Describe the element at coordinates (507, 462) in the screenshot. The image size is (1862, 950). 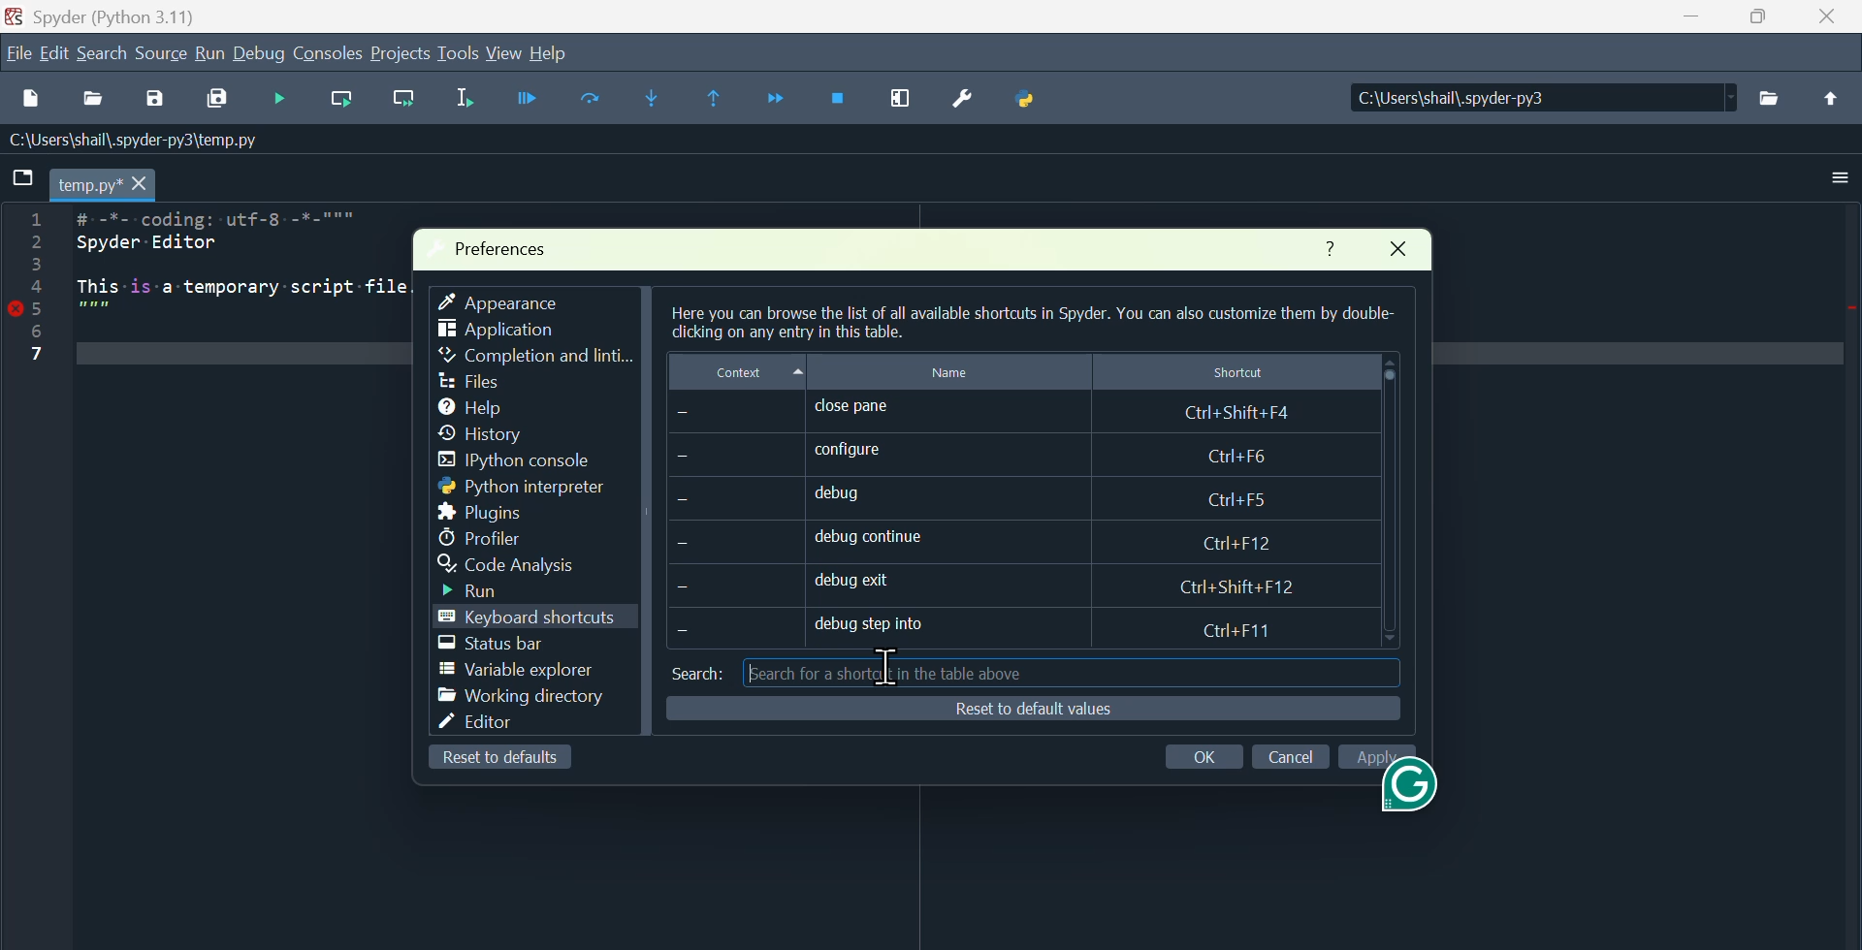
I see `I python consol` at that location.